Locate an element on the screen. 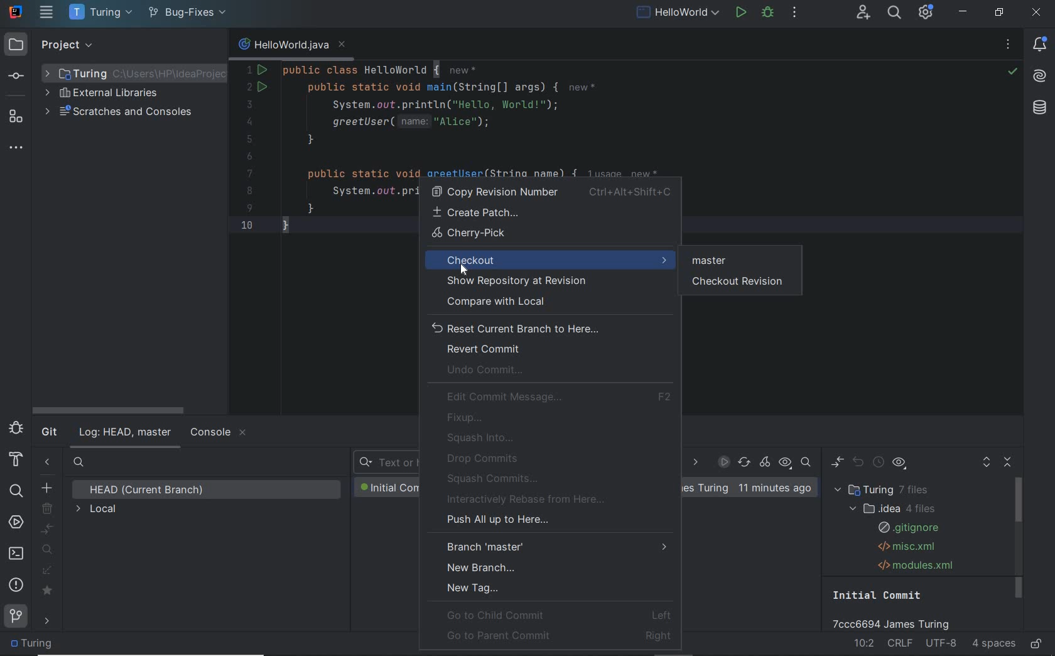 This screenshot has height=656, width=1055. push all up to here is located at coordinates (496, 522).